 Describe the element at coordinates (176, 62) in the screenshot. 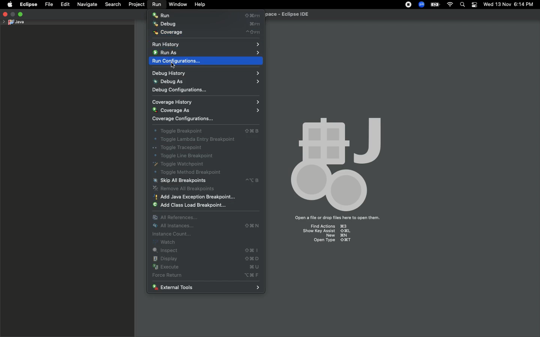

I see `Run configurations` at that location.